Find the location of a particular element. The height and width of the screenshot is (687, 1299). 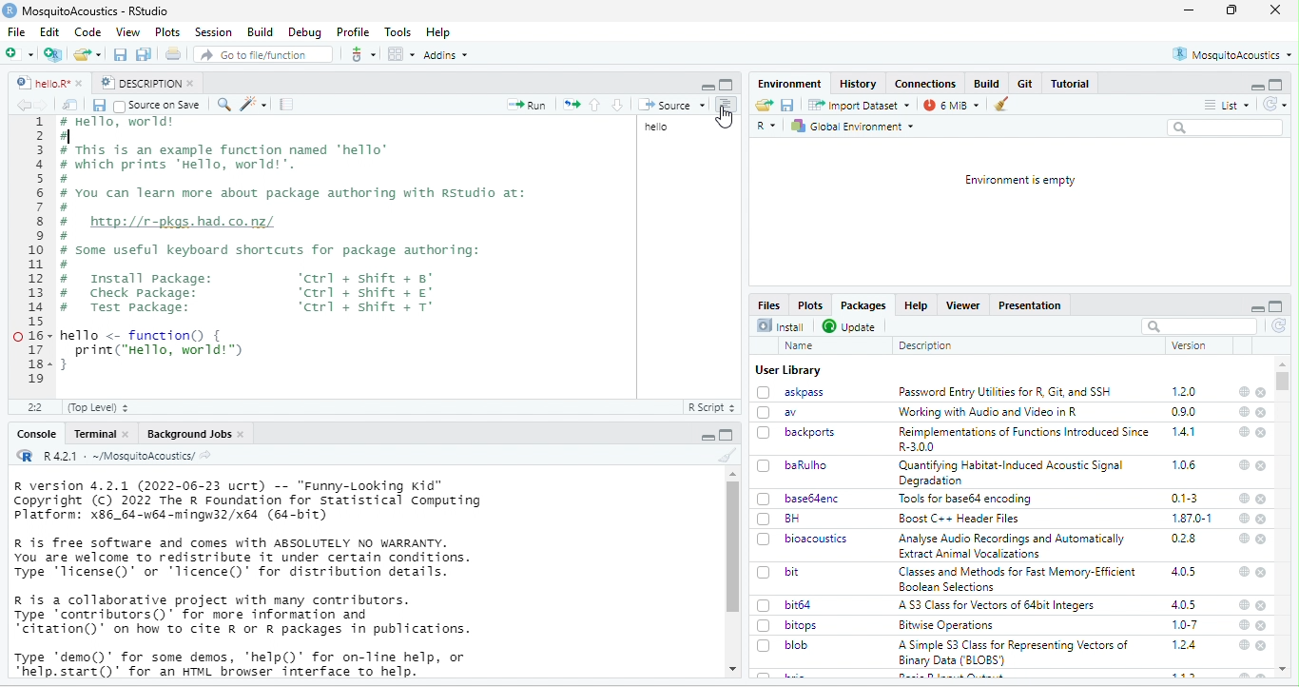

Load workspace is located at coordinates (764, 105).